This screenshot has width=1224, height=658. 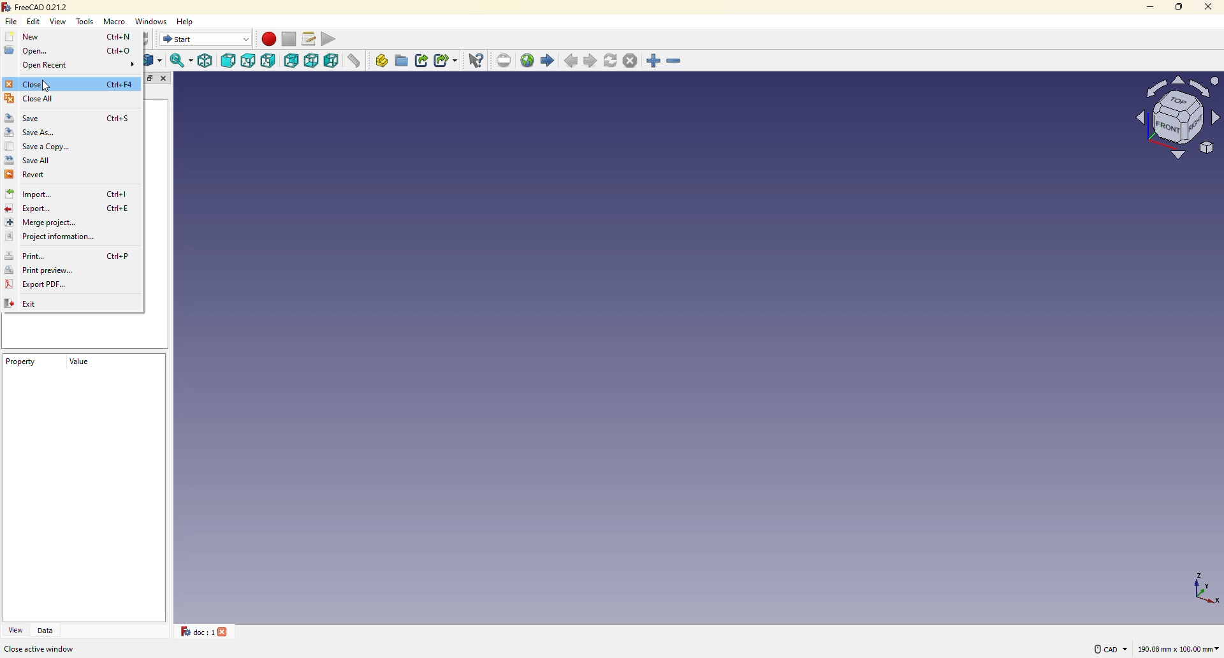 I want to click on export, so click(x=30, y=210).